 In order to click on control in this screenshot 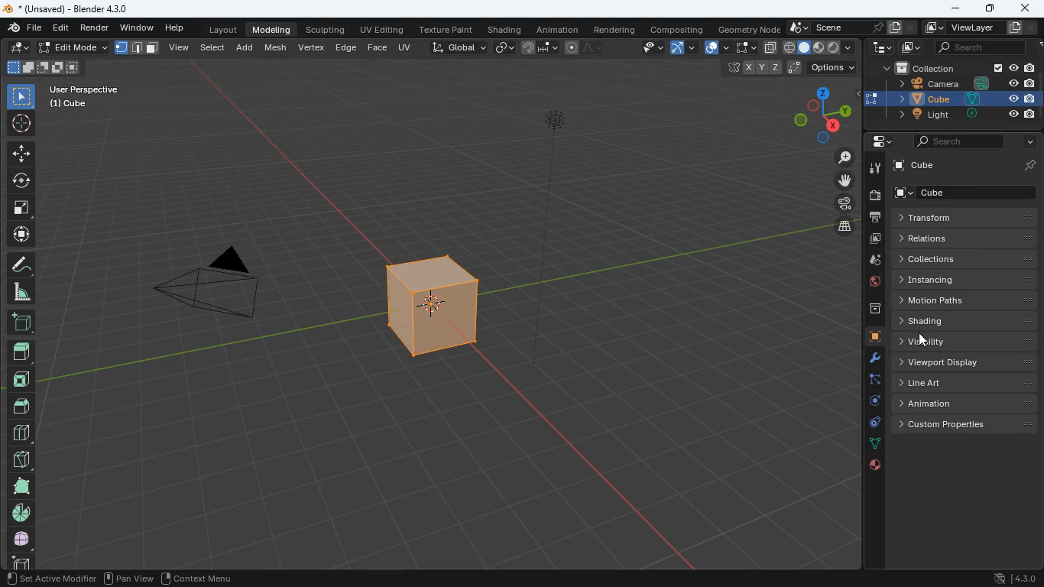, I will do `click(870, 423)`.